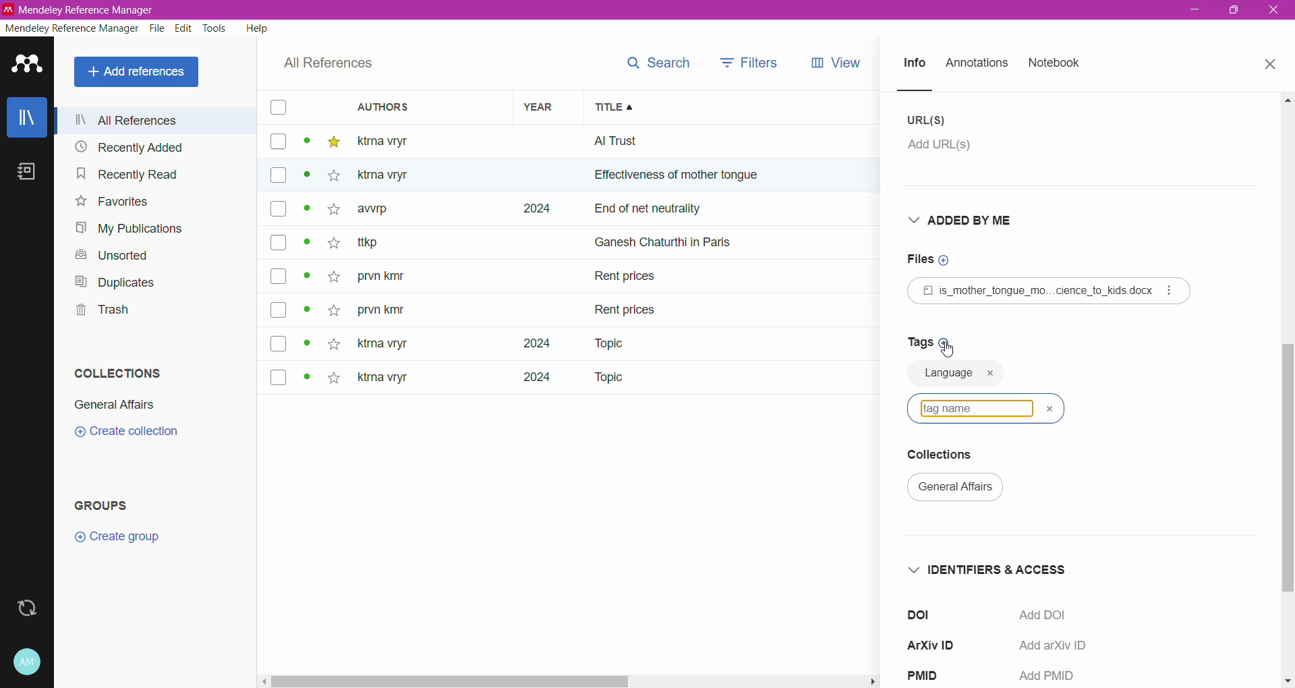 The image size is (1295, 688). What do you see at coordinates (279, 210) in the screenshot?
I see `box` at bounding box center [279, 210].